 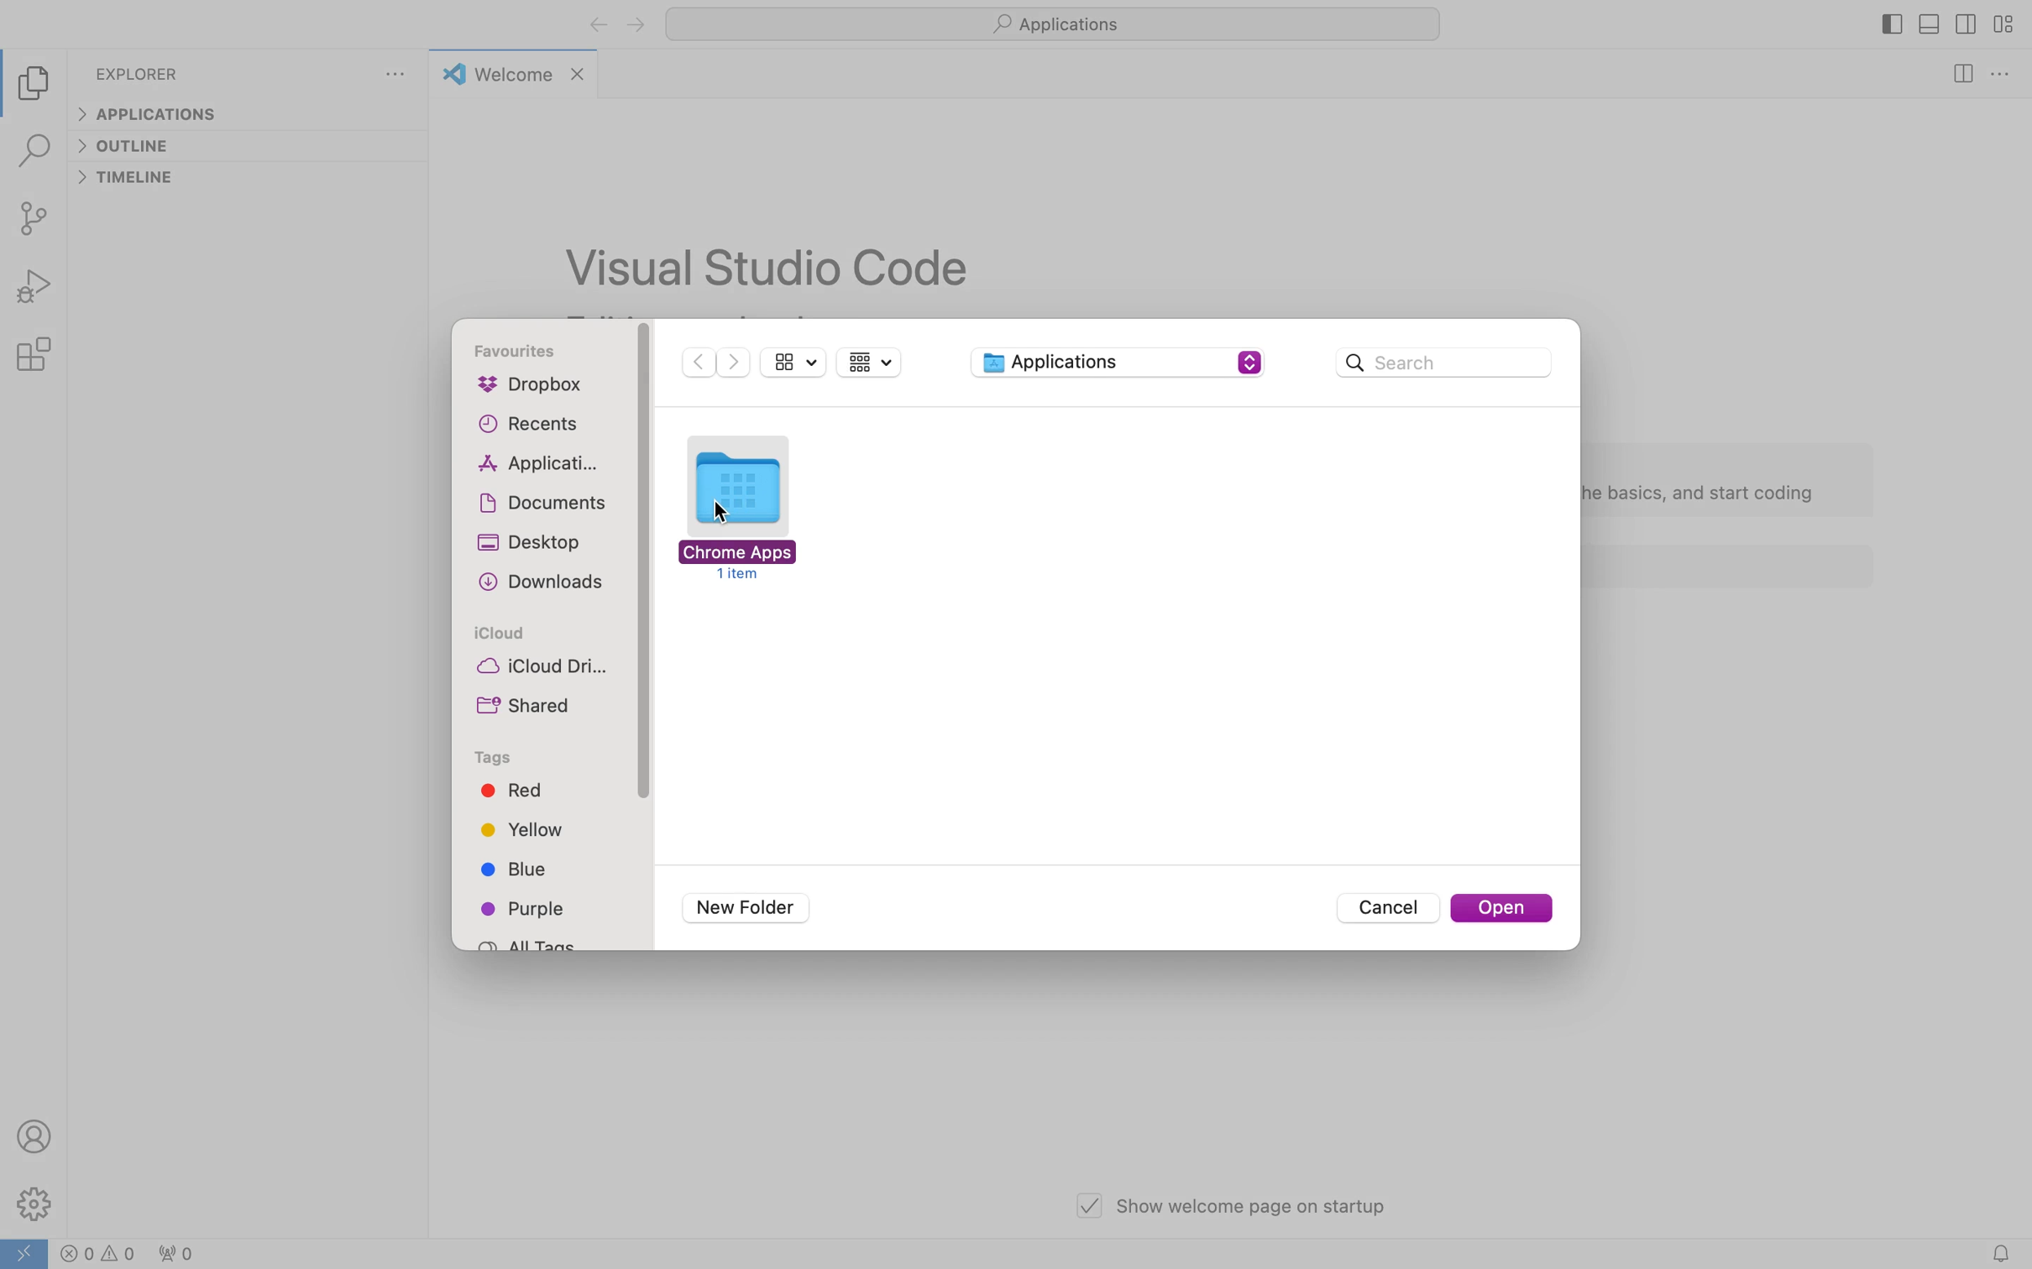 What do you see at coordinates (512, 791) in the screenshot?
I see `red tag` at bounding box center [512, 791].